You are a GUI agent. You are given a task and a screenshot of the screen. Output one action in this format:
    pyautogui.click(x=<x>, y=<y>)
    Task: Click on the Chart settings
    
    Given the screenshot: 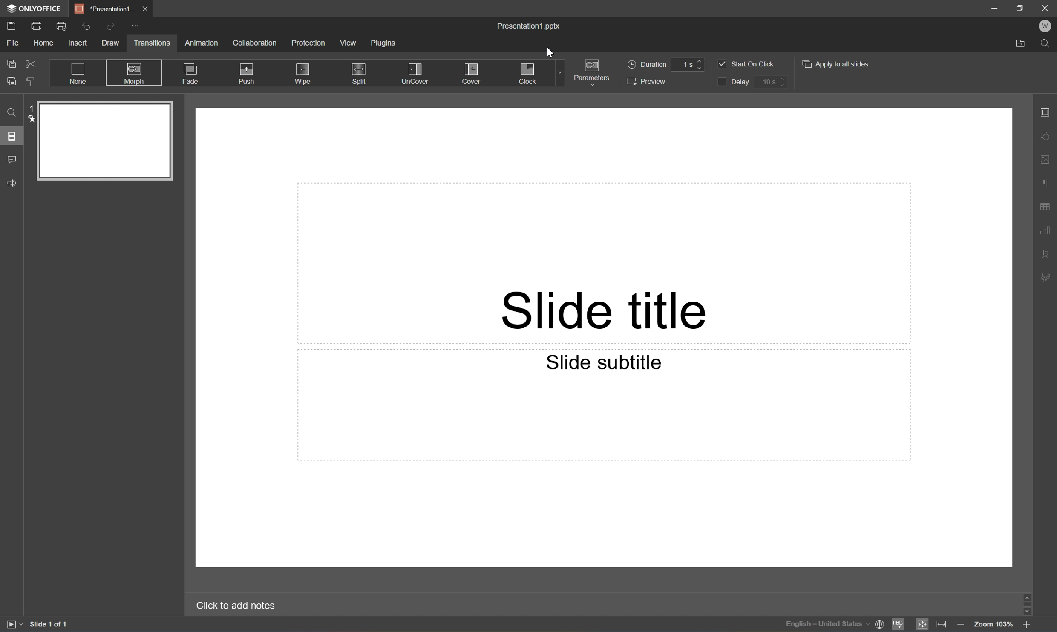 What is the action you would take?
    pyautogui.click(x=1046, y=231)
    